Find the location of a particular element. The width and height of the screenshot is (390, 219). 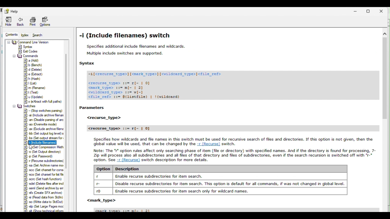

List is located at coordinates (30, 83).